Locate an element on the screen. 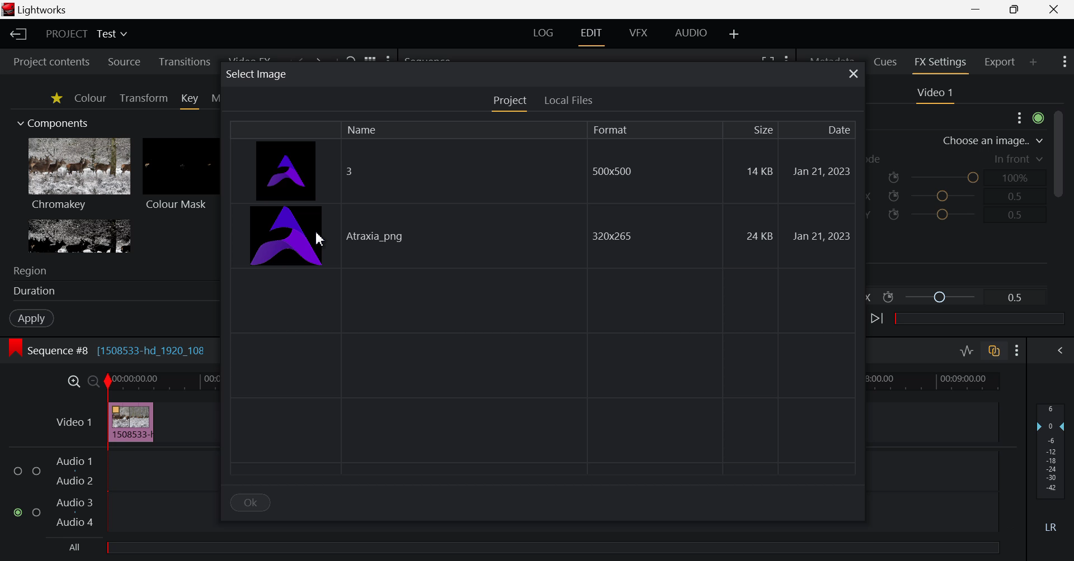 The image size is (1074, 561). Audio 1 is located at coordinates (74, 461).